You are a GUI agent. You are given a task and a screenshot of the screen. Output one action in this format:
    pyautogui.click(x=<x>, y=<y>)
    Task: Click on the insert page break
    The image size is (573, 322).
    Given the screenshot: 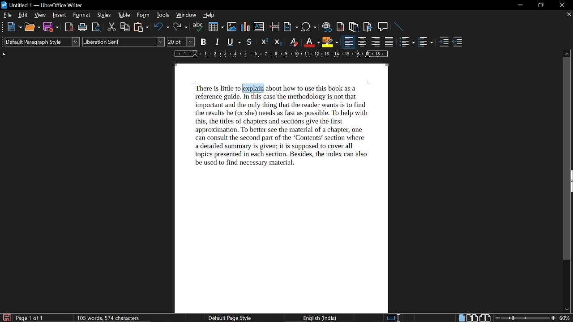 What is the action you would take?
    pyautogui.click(x=275, y=27)
    